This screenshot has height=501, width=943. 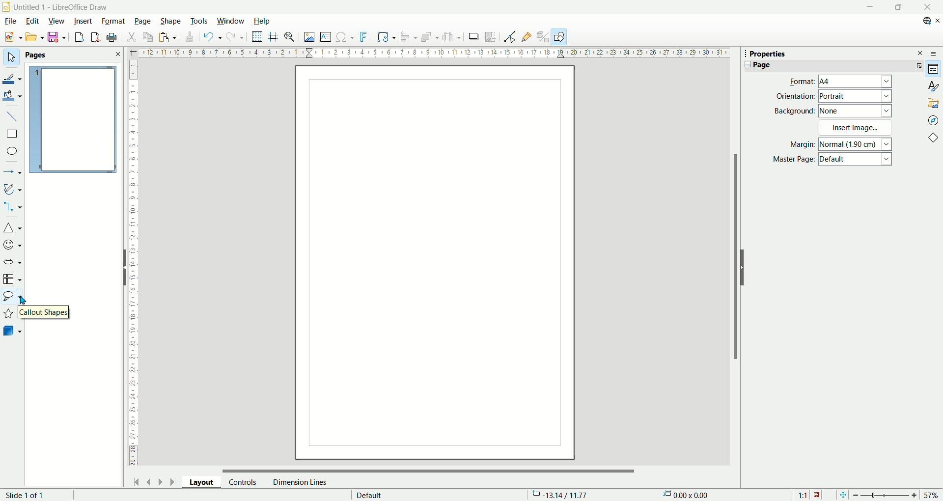 I want to click on dimensions, so click(x=689, y=495).